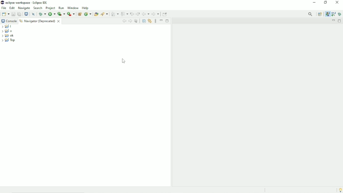 This screenshot has width=343, height=193. Describe the element at coordinates (115, 14) in the screenshot. I see `Next Annotation` at that location.